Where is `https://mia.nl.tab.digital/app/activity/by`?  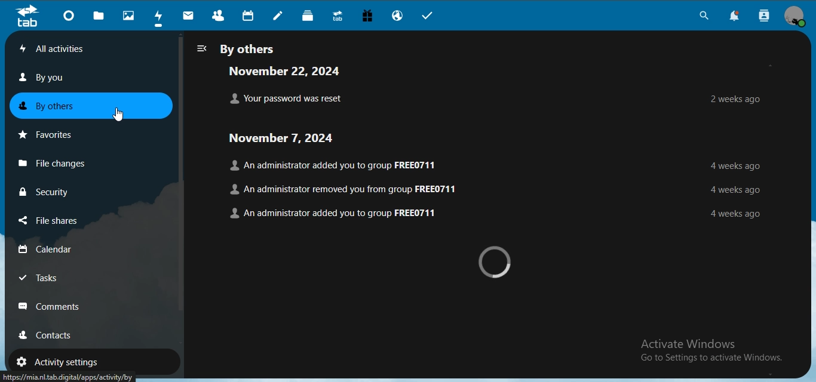 https://mia.nl.tab.digital/app/activity/by is located at coordinates (72, 375).